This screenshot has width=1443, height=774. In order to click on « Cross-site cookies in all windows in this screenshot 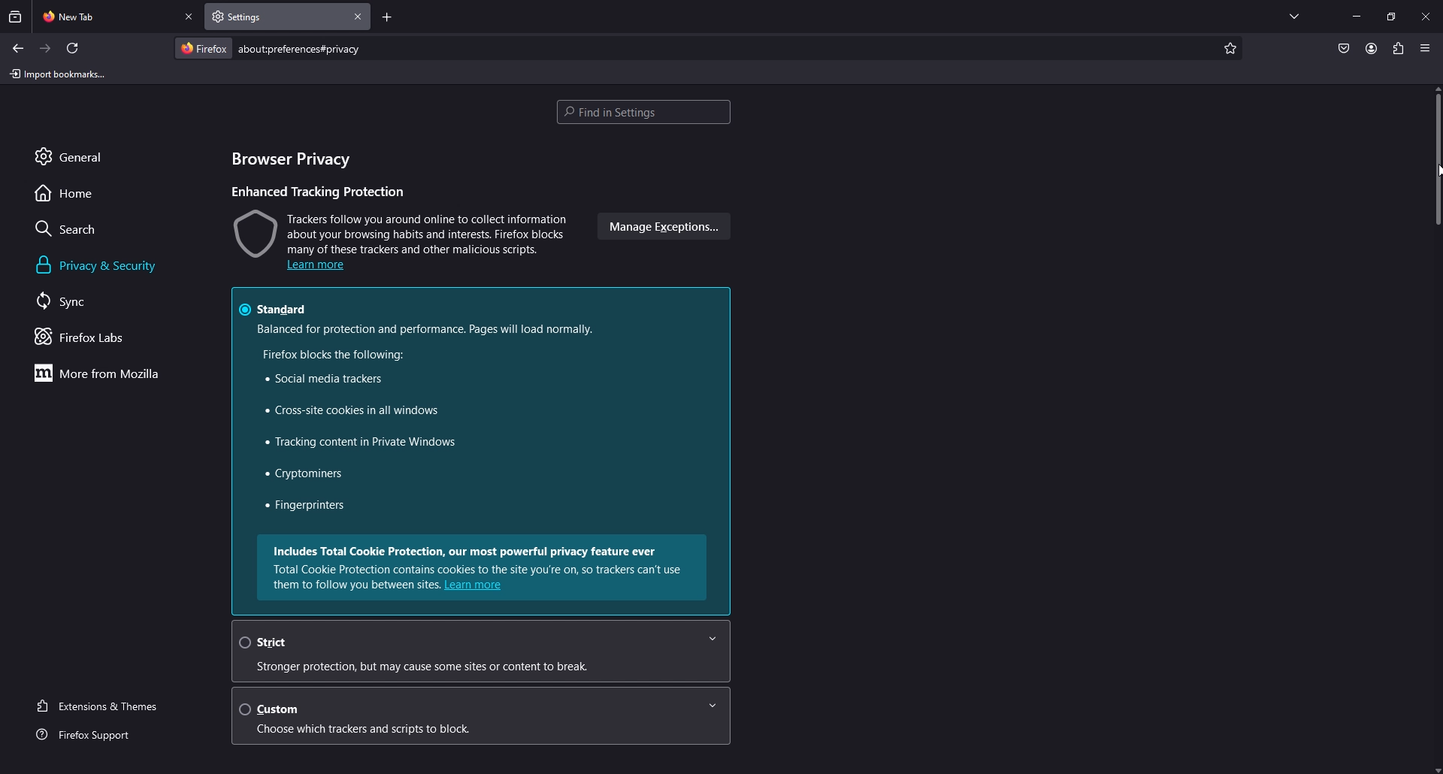, I will do `click(346, 412)`.